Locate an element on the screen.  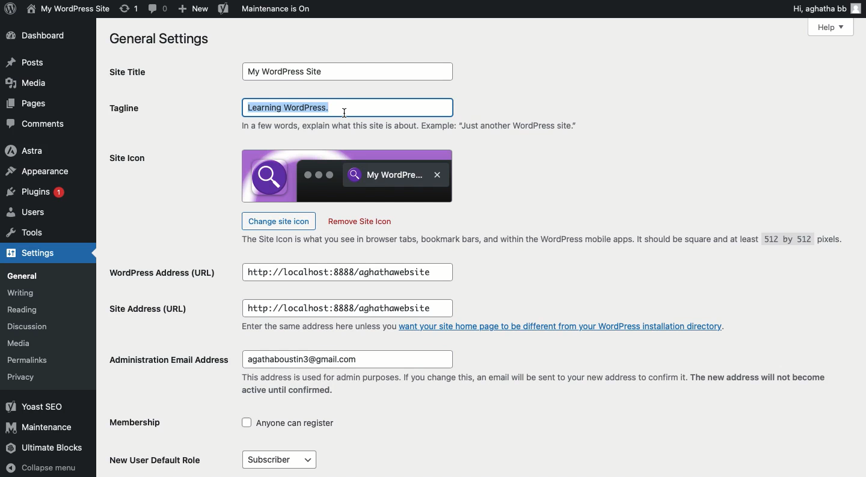
Text is located at coordinates (547, 240).